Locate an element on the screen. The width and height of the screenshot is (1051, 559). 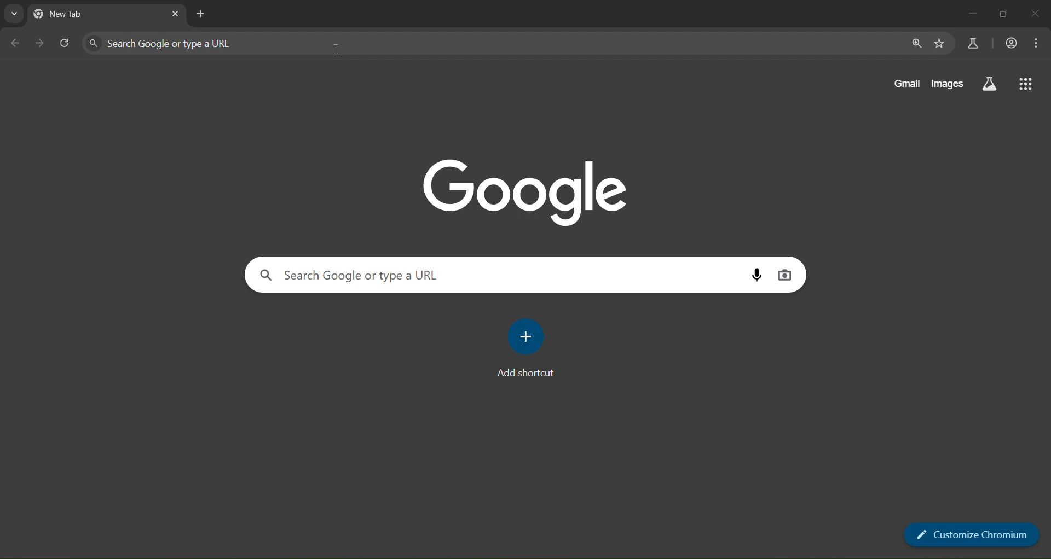
go back 1 page is located at coordinates (16, 43).